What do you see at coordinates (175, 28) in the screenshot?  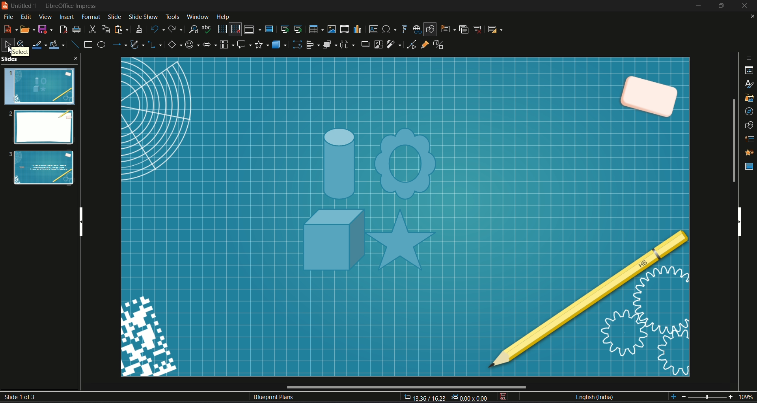 I see `redo` at bounding box center [175, 28].